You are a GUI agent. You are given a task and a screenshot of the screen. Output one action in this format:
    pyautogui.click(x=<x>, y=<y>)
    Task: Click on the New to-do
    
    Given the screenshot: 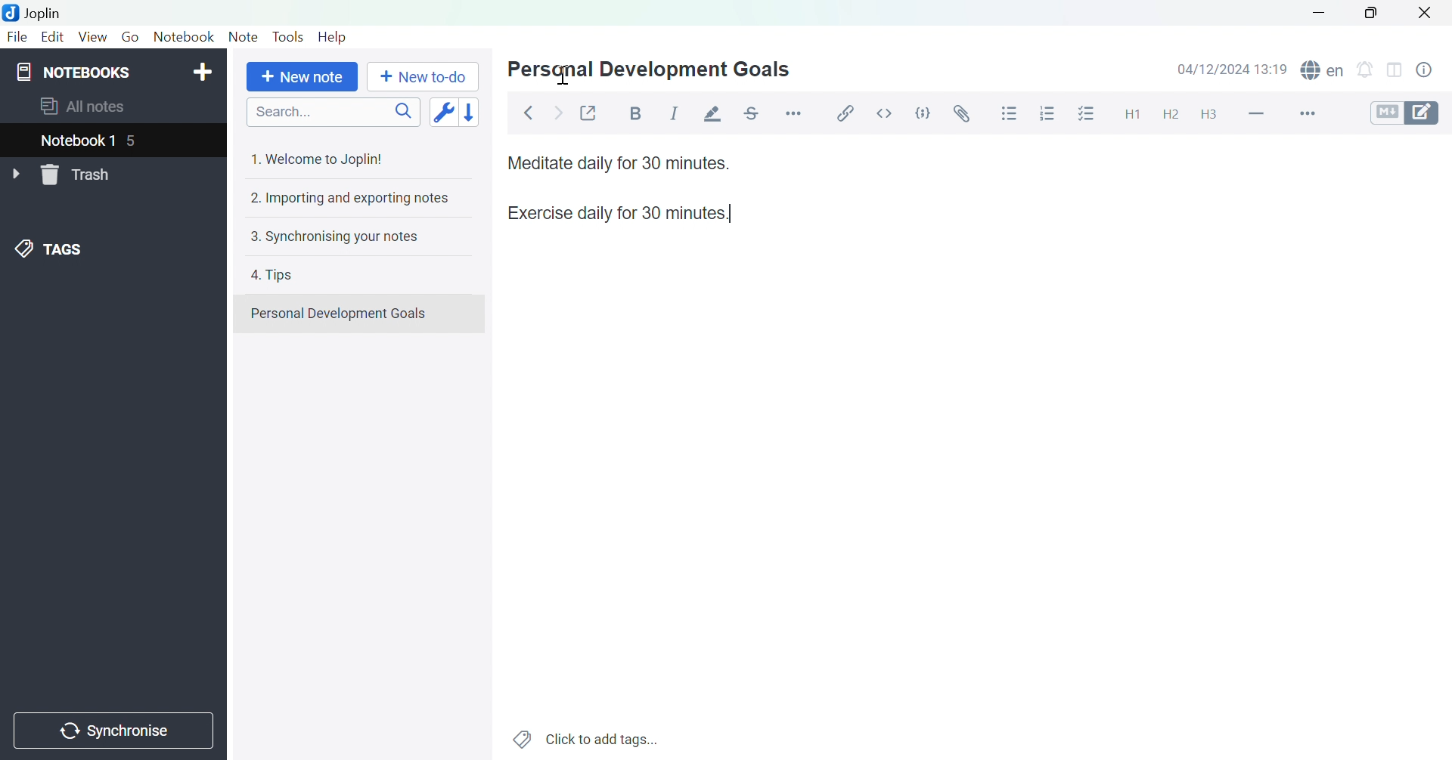 What is the action you would take?
    pyautogui.click(x=423, y=76)
    